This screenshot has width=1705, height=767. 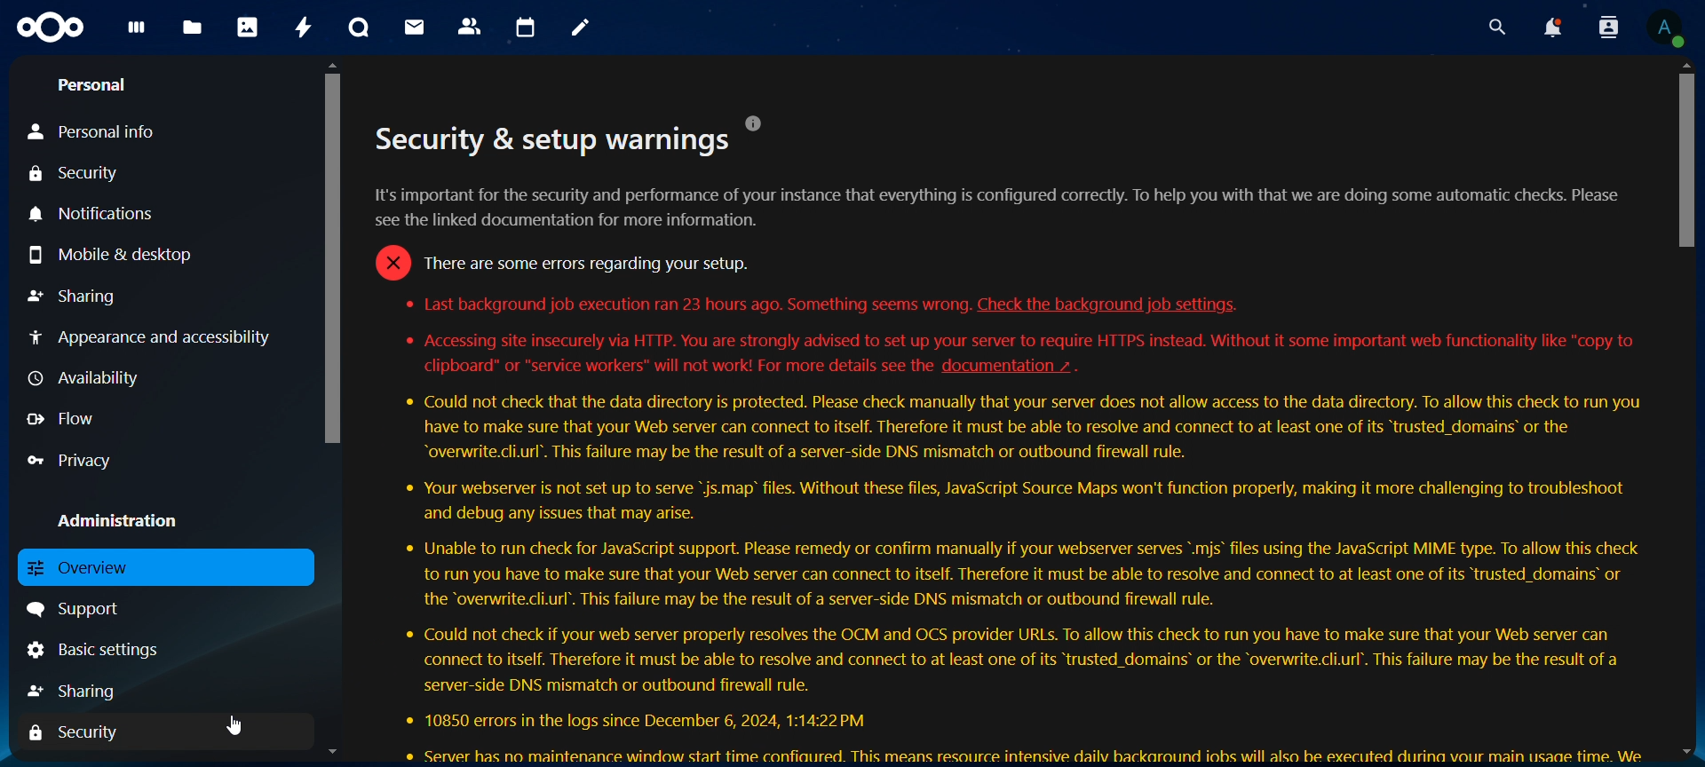 I want to click on dashboard, so click(x=137, y=32).